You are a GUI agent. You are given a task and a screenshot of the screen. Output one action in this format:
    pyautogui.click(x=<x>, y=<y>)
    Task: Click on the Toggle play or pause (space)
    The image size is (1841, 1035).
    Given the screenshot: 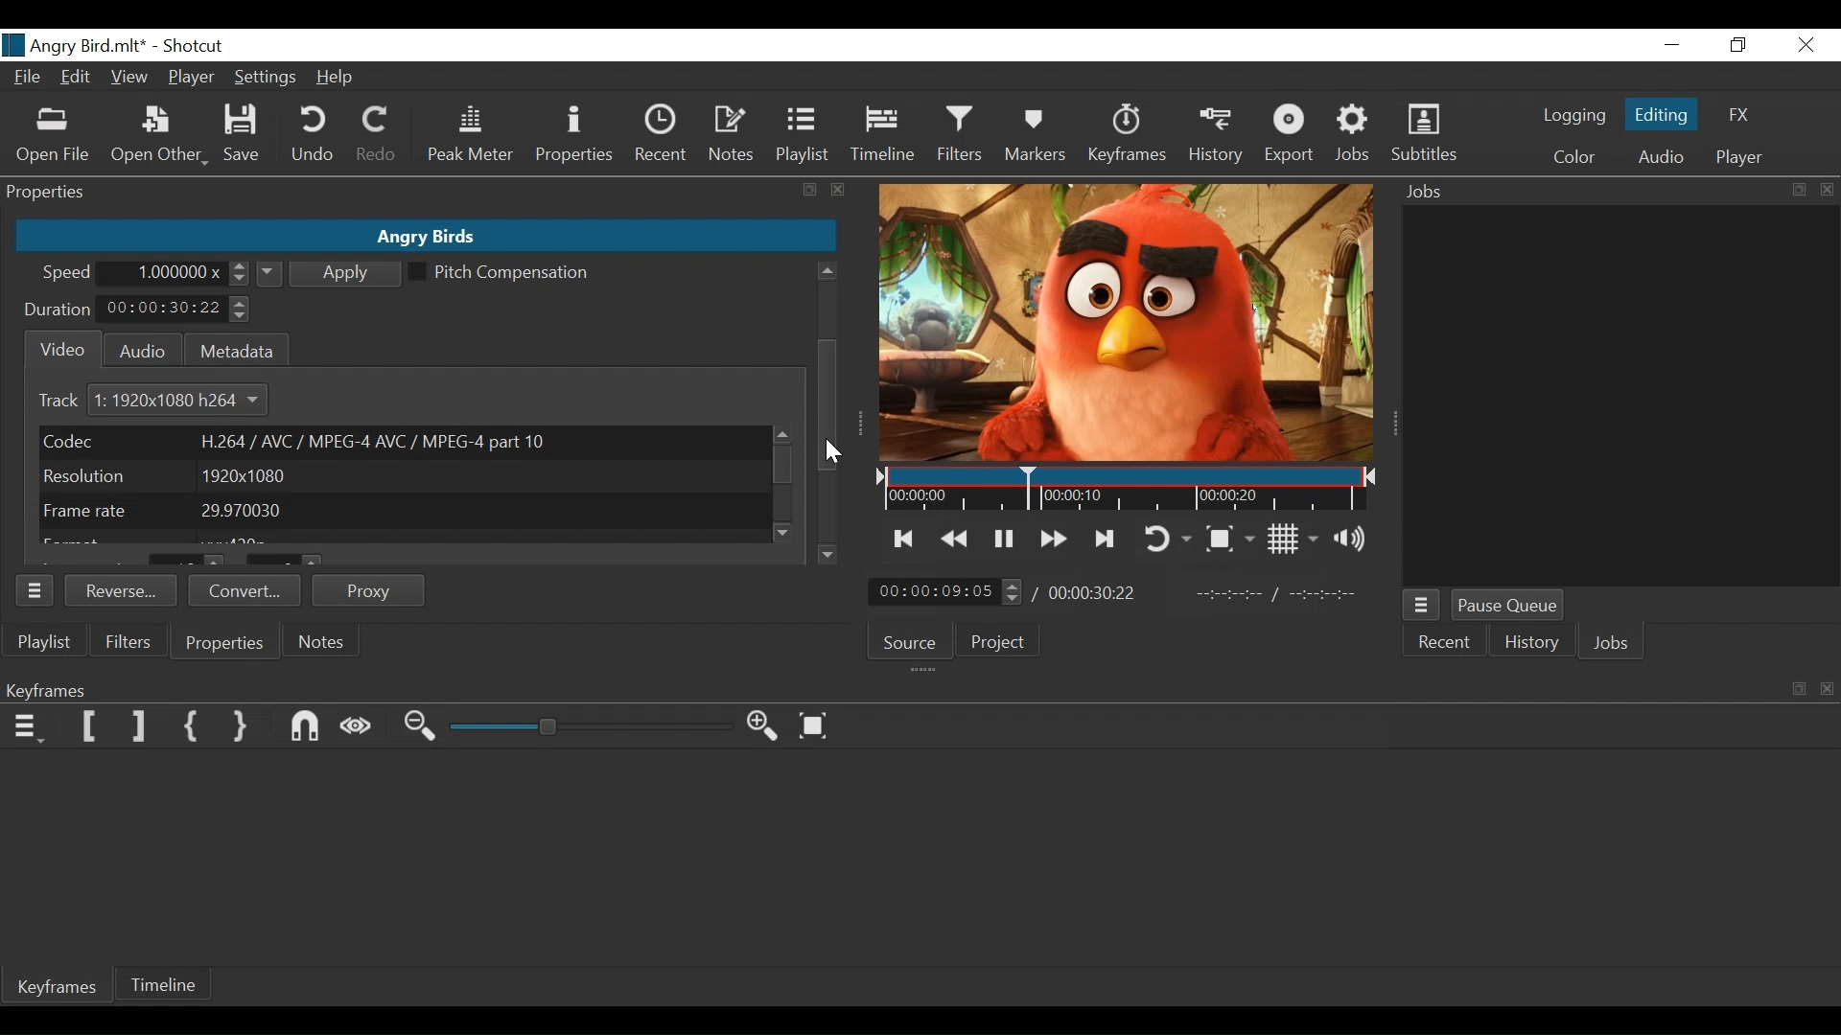 What is the action you would take?
    pyautogui.click(x=1003, y=538)
    